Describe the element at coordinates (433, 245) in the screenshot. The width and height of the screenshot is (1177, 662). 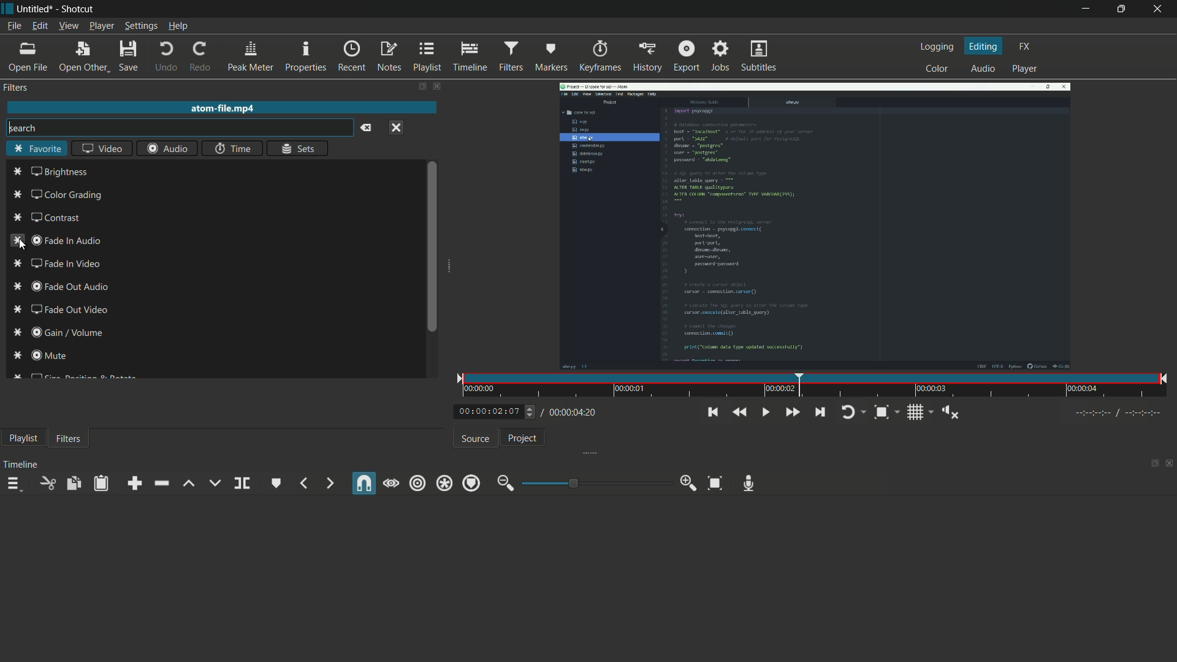
I see `scroll bar` at that location.